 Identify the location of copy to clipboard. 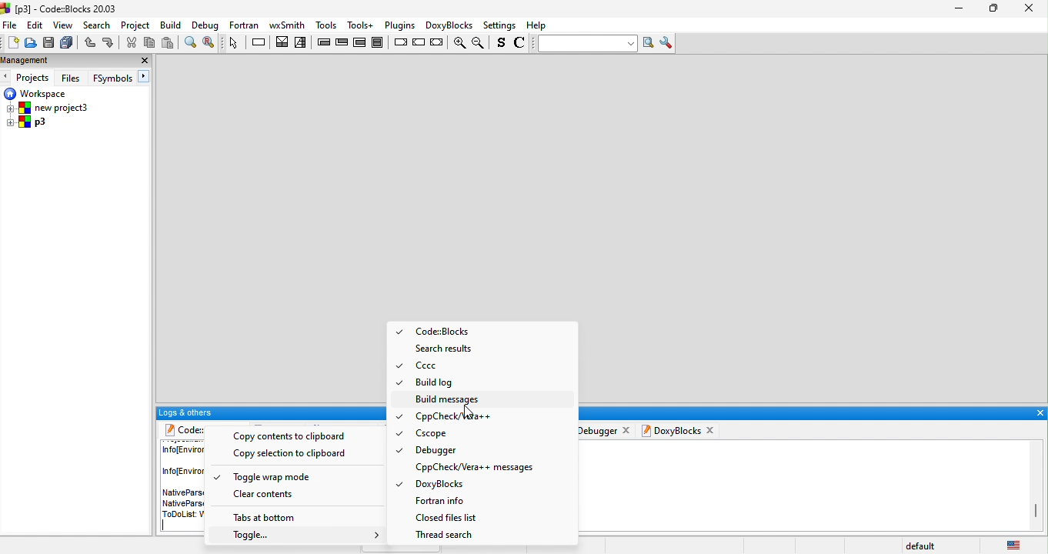
(292, 436).